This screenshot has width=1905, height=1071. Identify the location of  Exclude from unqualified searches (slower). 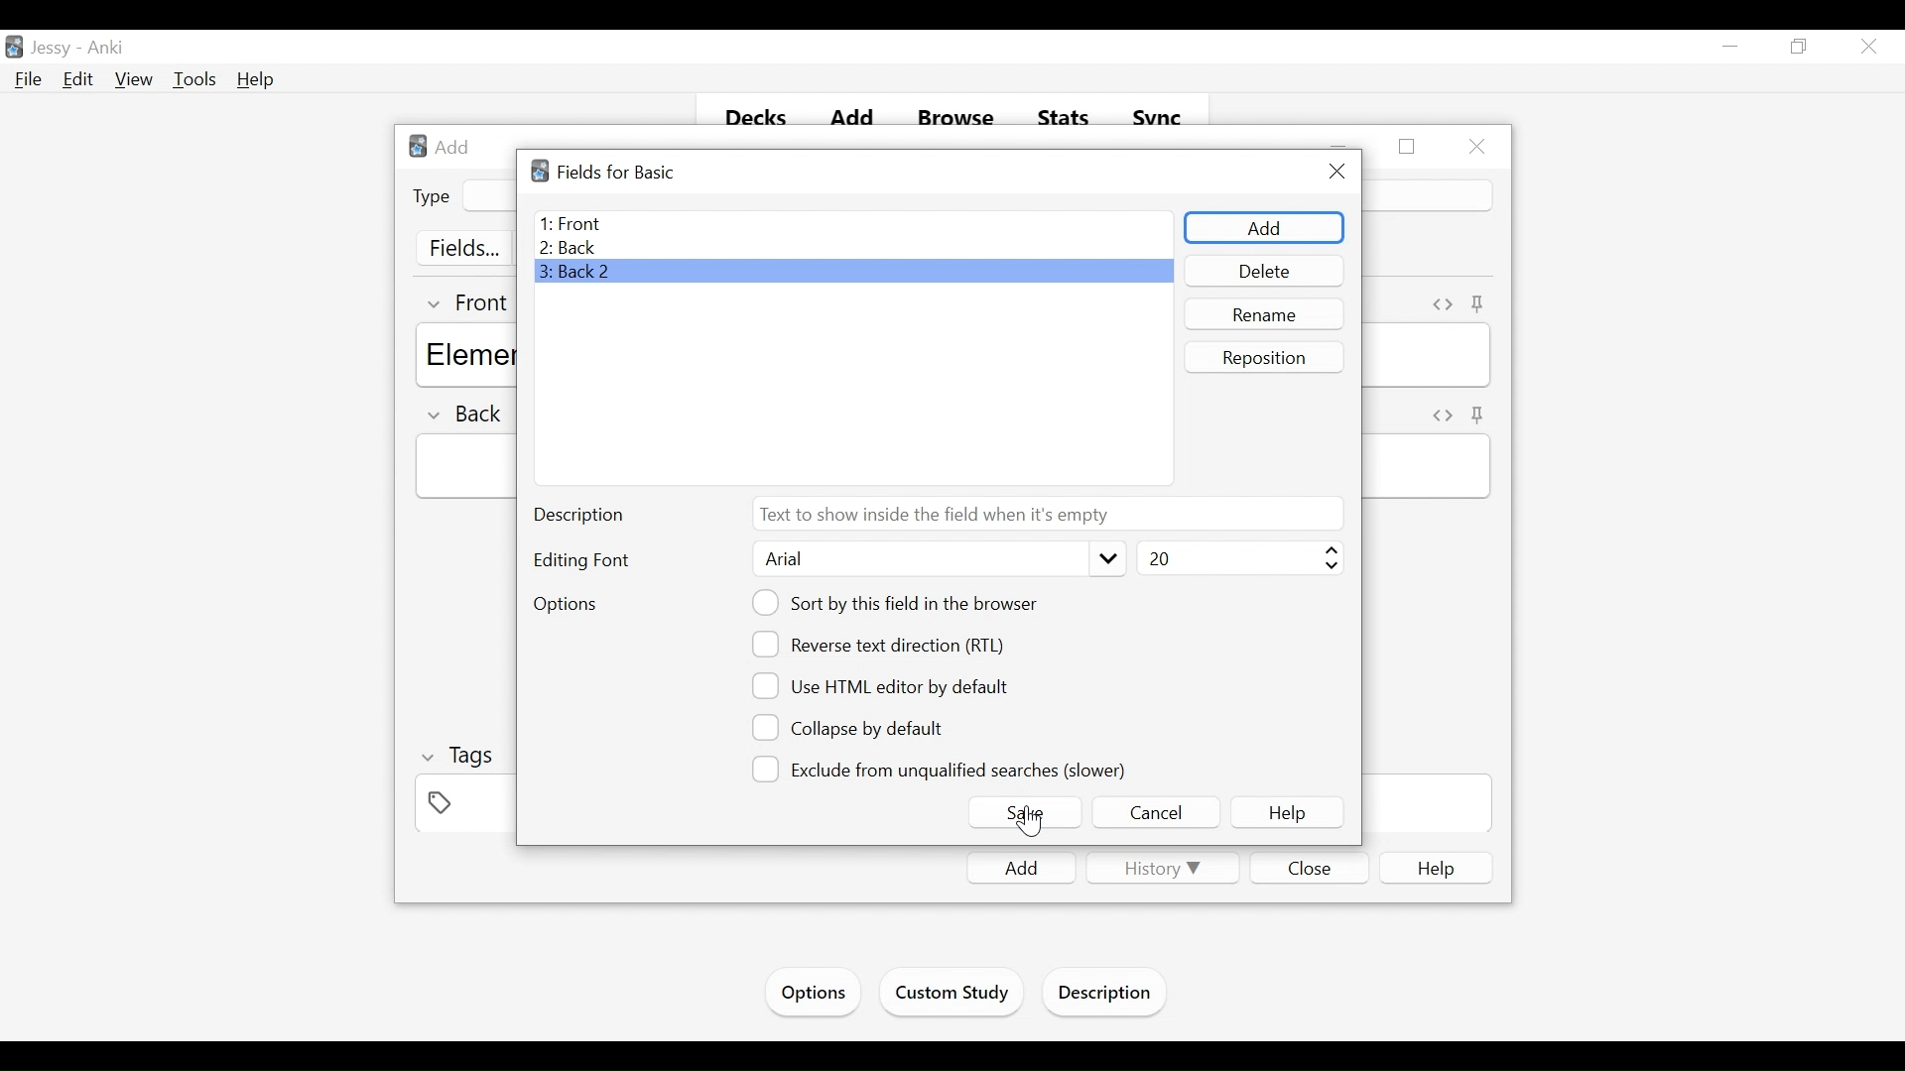
(942, 769).